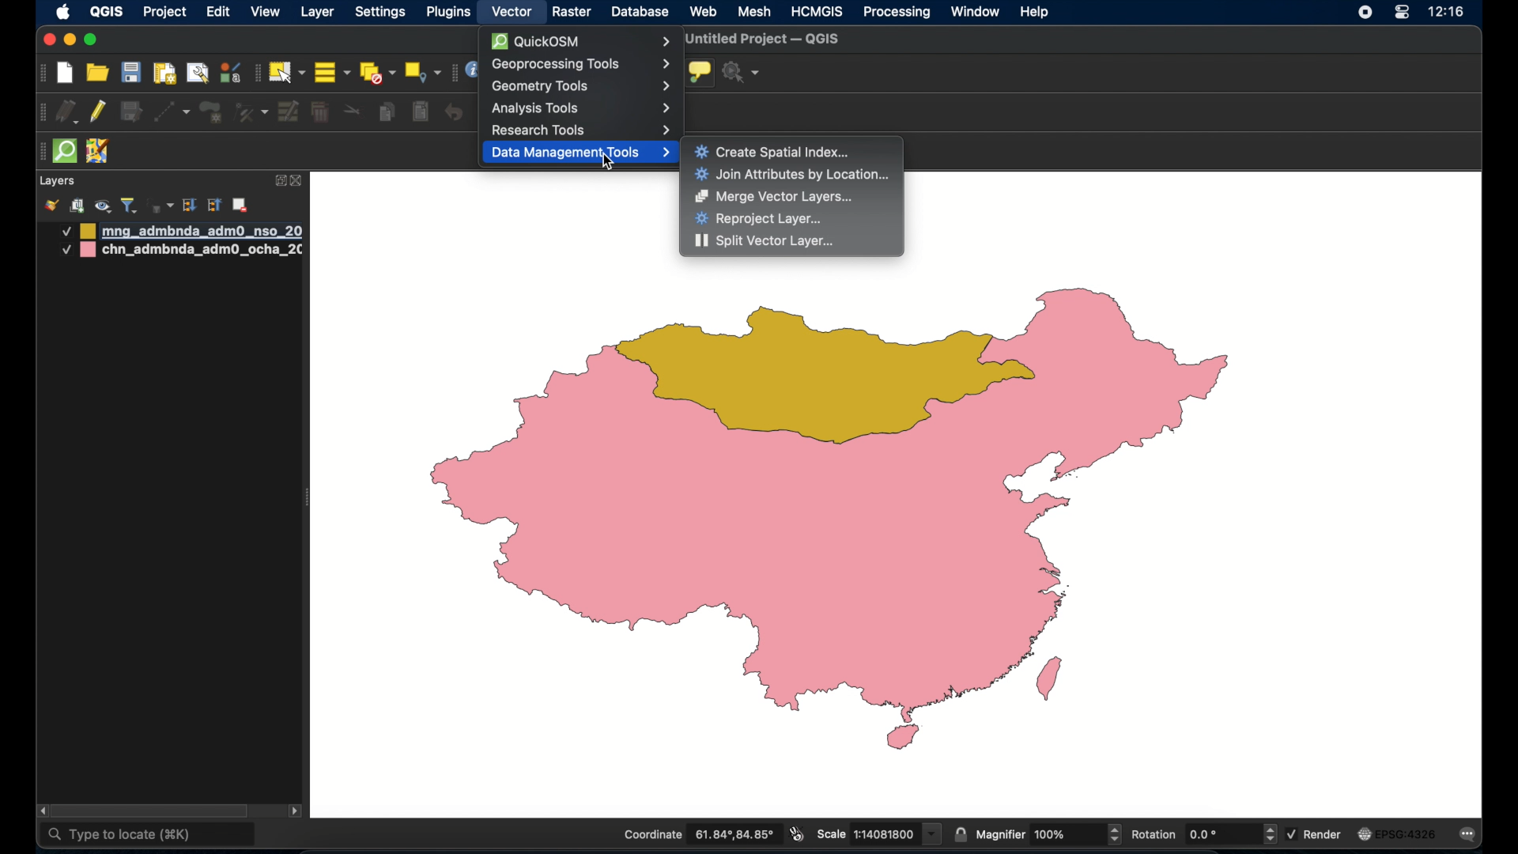 The height and width of the screenshot is (854, 1518). What do you see at coordinates (512, 12) in the screenshot?
I see `vector` at bounding box center [512, 12].